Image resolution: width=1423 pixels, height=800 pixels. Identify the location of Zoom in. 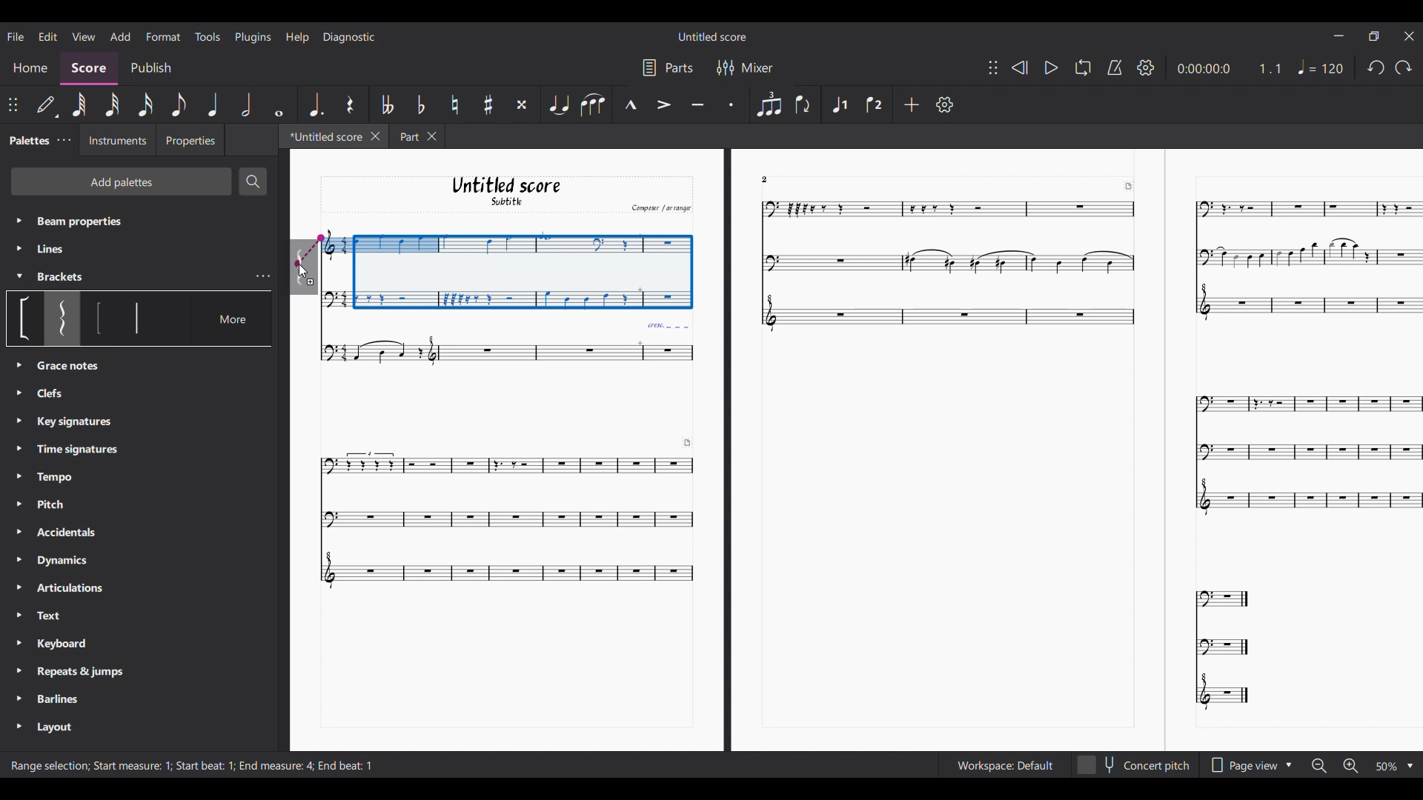
(1350, 766).